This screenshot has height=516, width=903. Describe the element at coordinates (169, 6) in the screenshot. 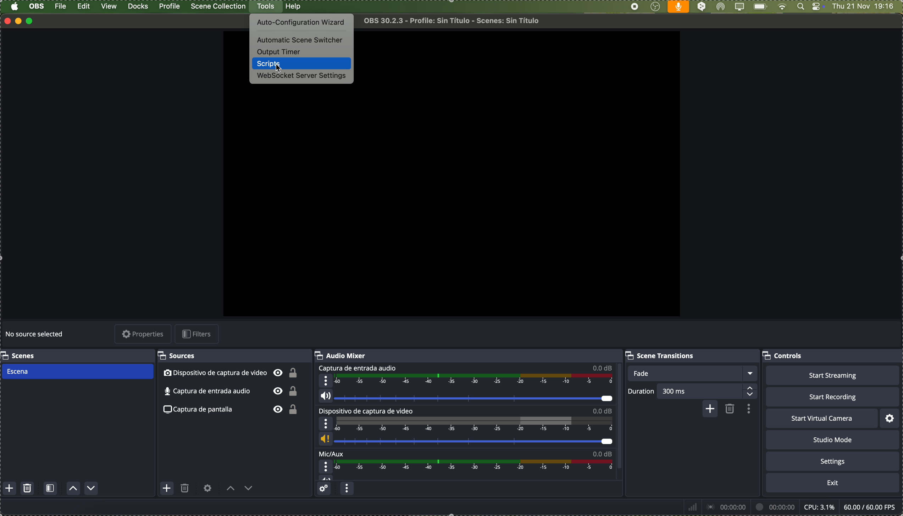

I see `profile` at that location.